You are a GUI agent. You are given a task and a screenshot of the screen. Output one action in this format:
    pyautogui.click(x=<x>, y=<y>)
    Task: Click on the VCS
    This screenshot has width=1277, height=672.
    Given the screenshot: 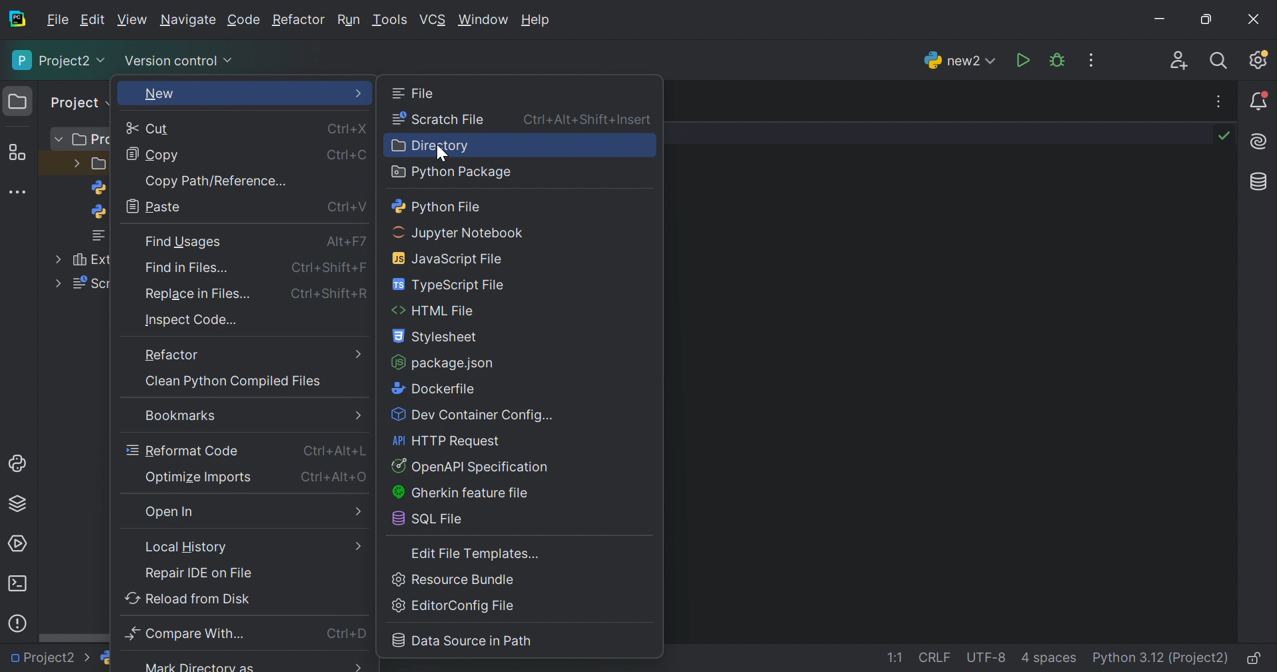 What is the action you would take?
    pyautogui.click(x=435, y=19)
    